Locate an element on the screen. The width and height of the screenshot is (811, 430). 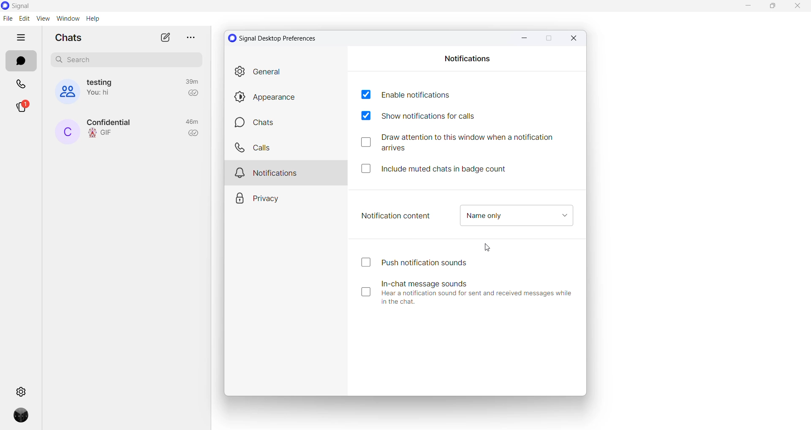
include muted chats in badge count is located at coordinates (440, 168).